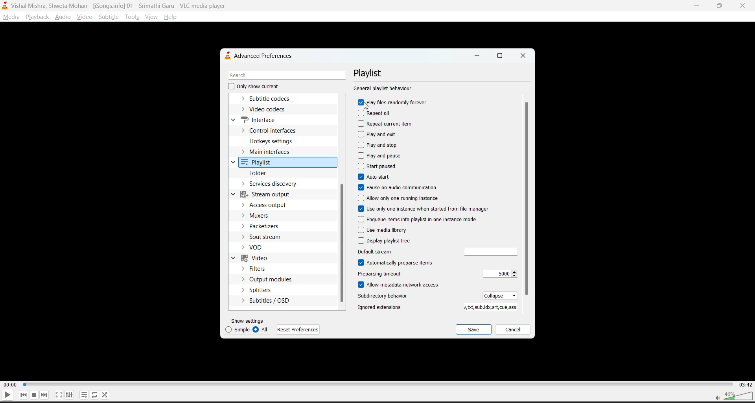  Describe the element at coordinates (367, 106) in the screenshot. I see `cursor` at that location.